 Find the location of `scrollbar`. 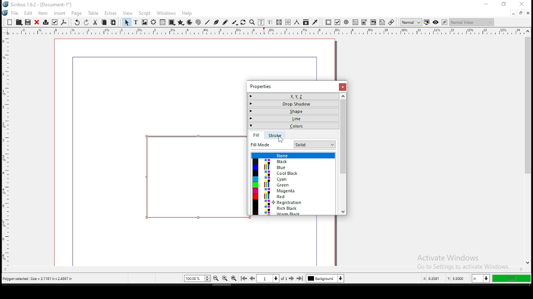

scrollbar is located at coordinates (336, 241).